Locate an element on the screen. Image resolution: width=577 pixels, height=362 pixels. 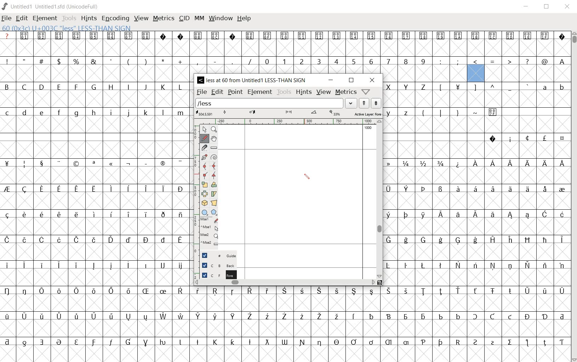
empty cells is located at coordinates (425, 73).